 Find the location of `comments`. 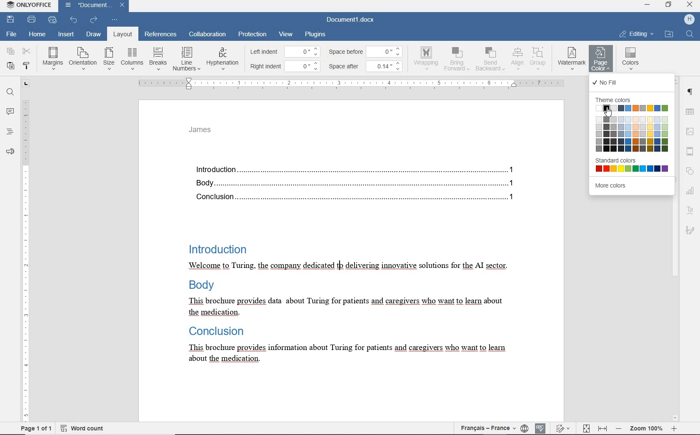

comments is located at coordinates (10, 112).